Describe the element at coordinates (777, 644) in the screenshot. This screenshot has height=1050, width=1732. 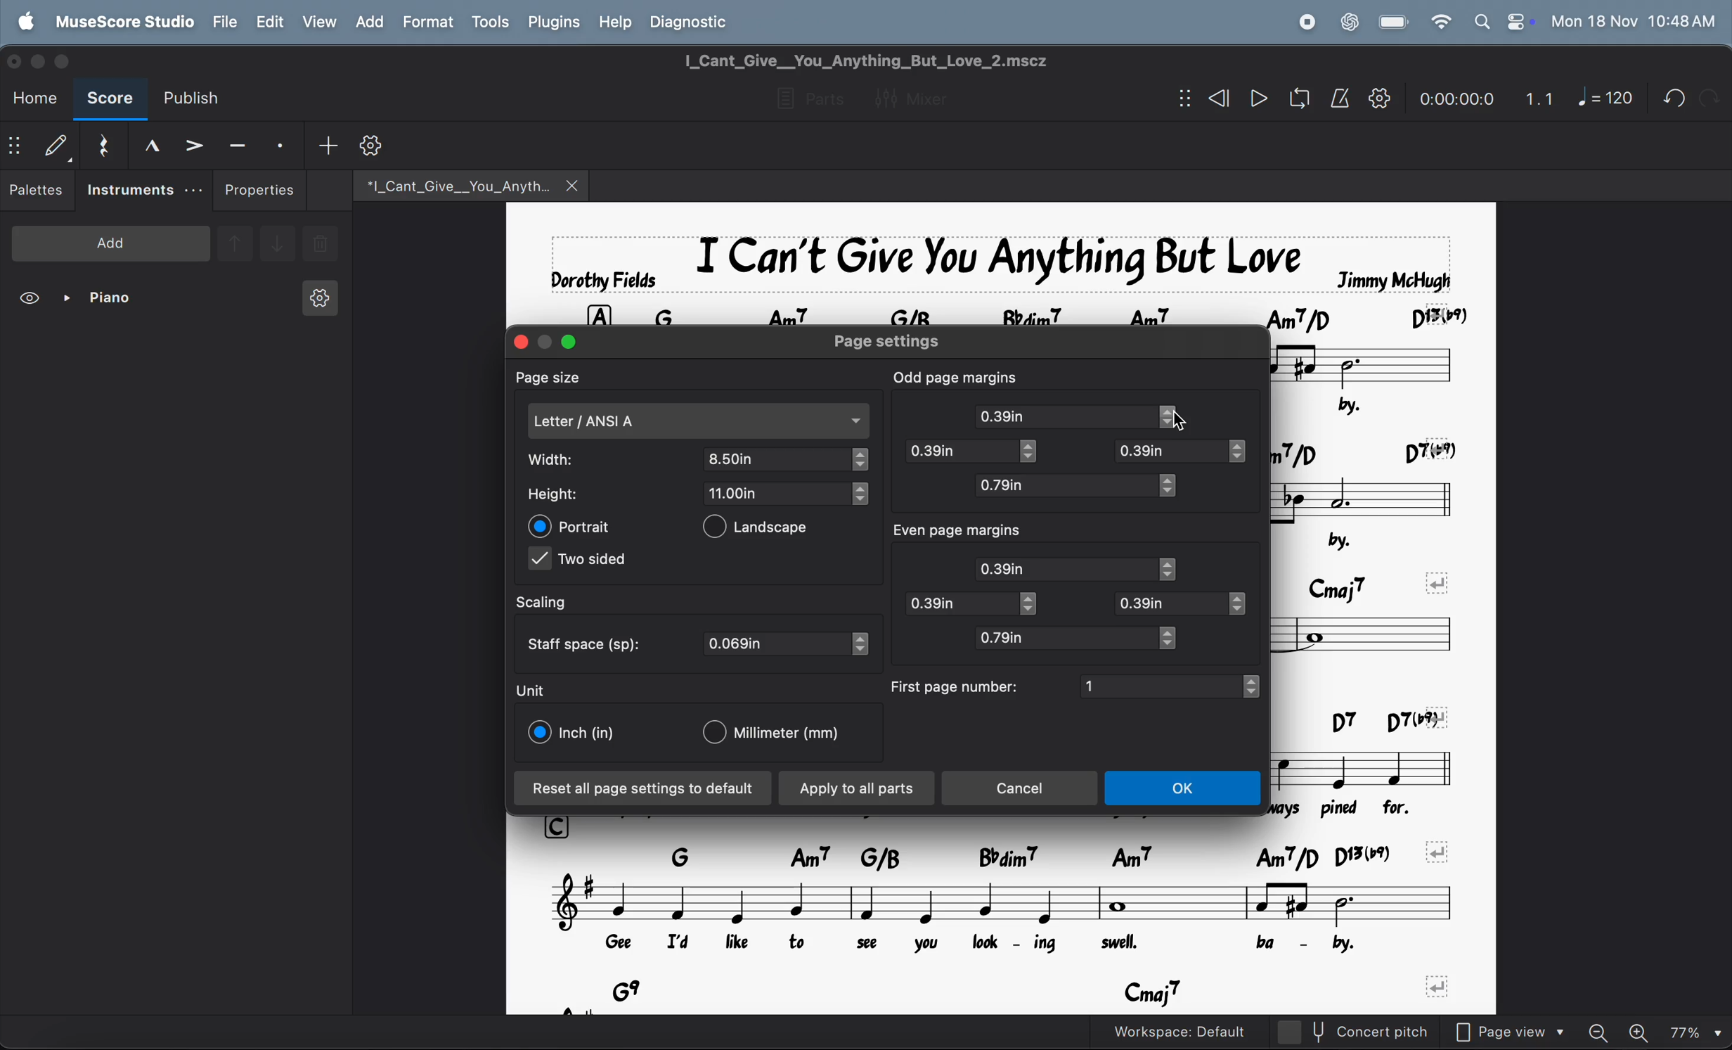
I see `0.069` at that location.